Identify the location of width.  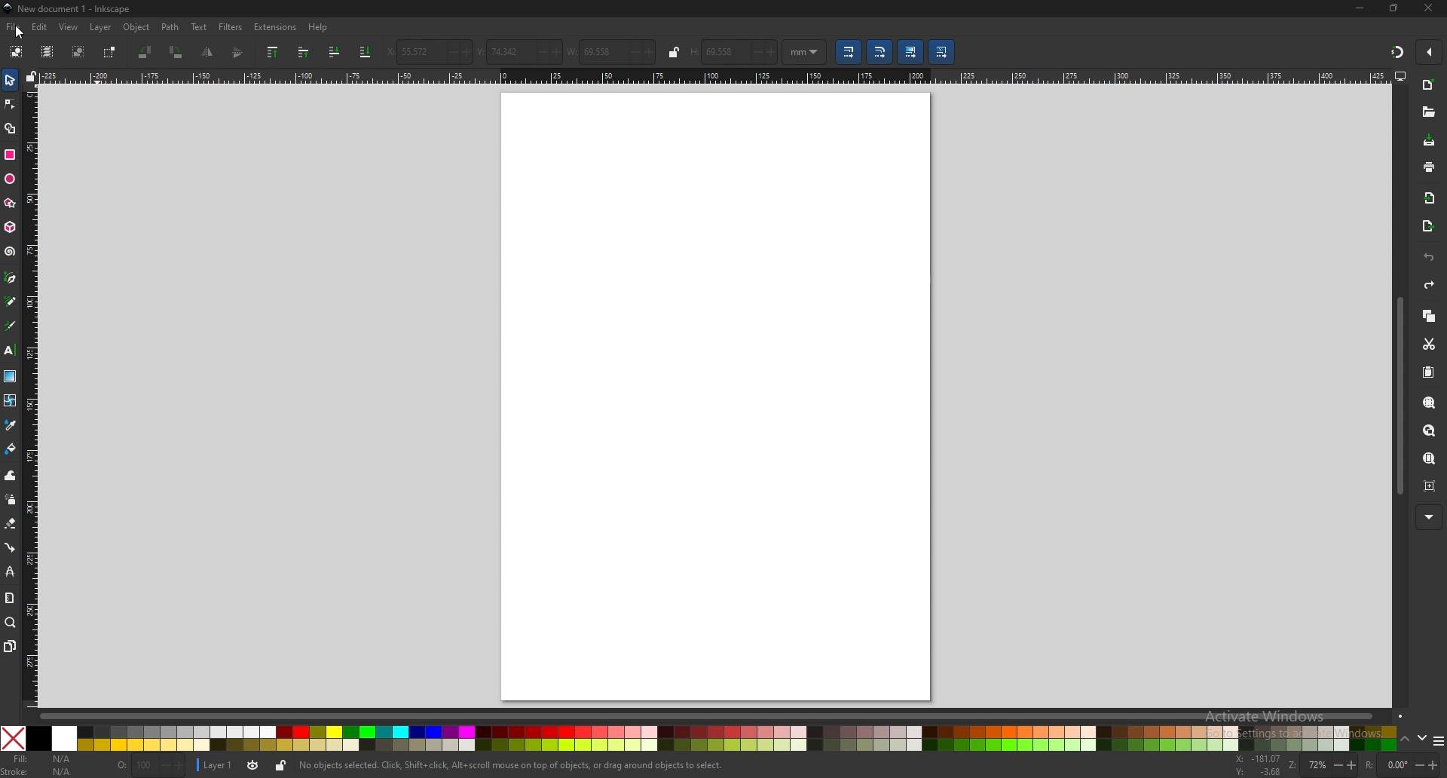
(592, 53).